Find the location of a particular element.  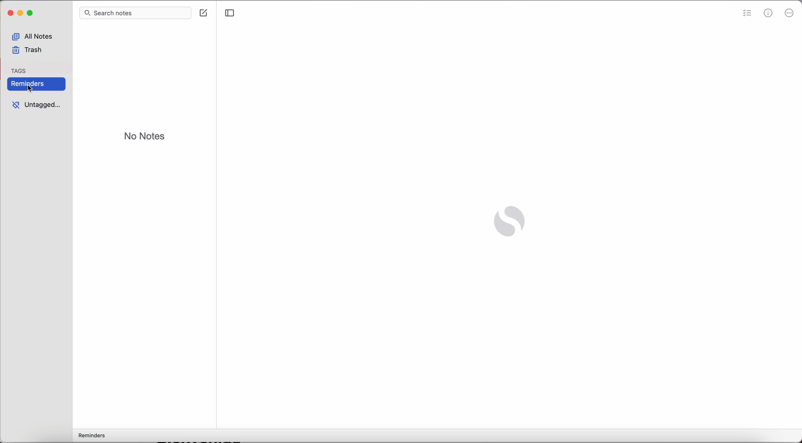

trash is located at coordinates (27, 51).